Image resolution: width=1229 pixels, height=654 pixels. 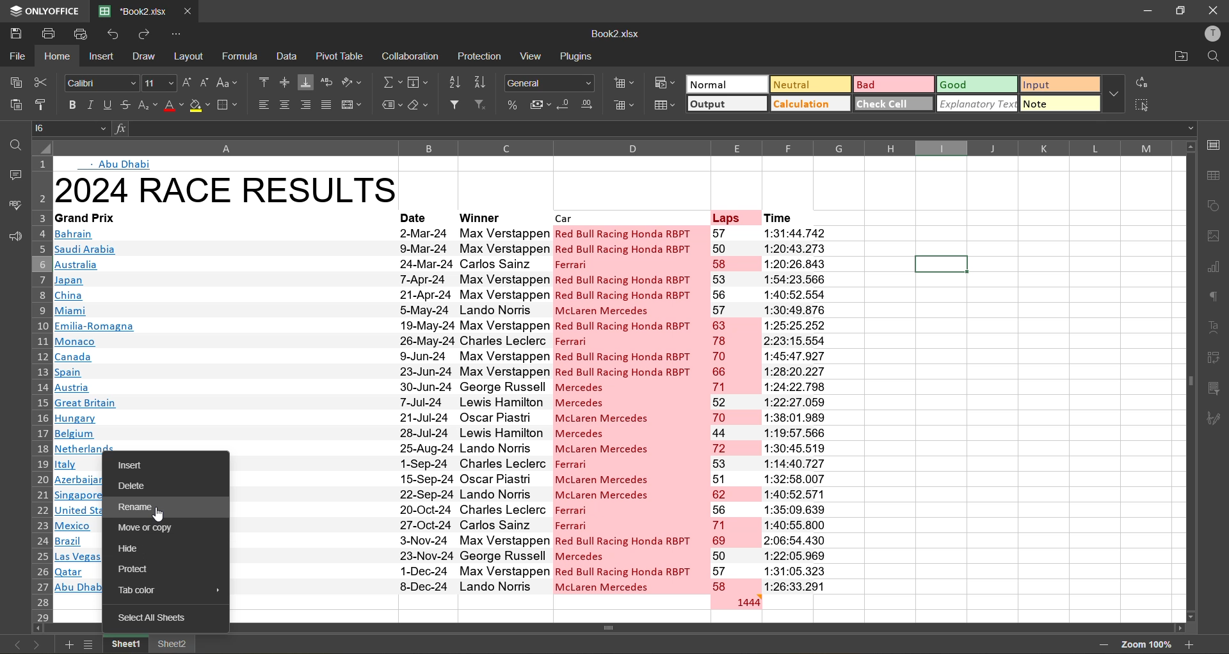 What do you see at coordinates (341, 56) in the screenshot?
I see `pivot table` at bounding box center [341, 56].